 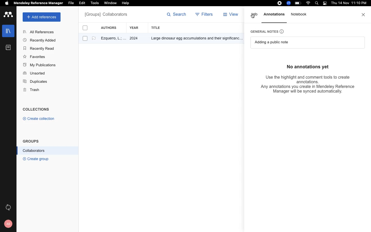 I want to click on COLLECTIONS, so click(x=36, y=110).